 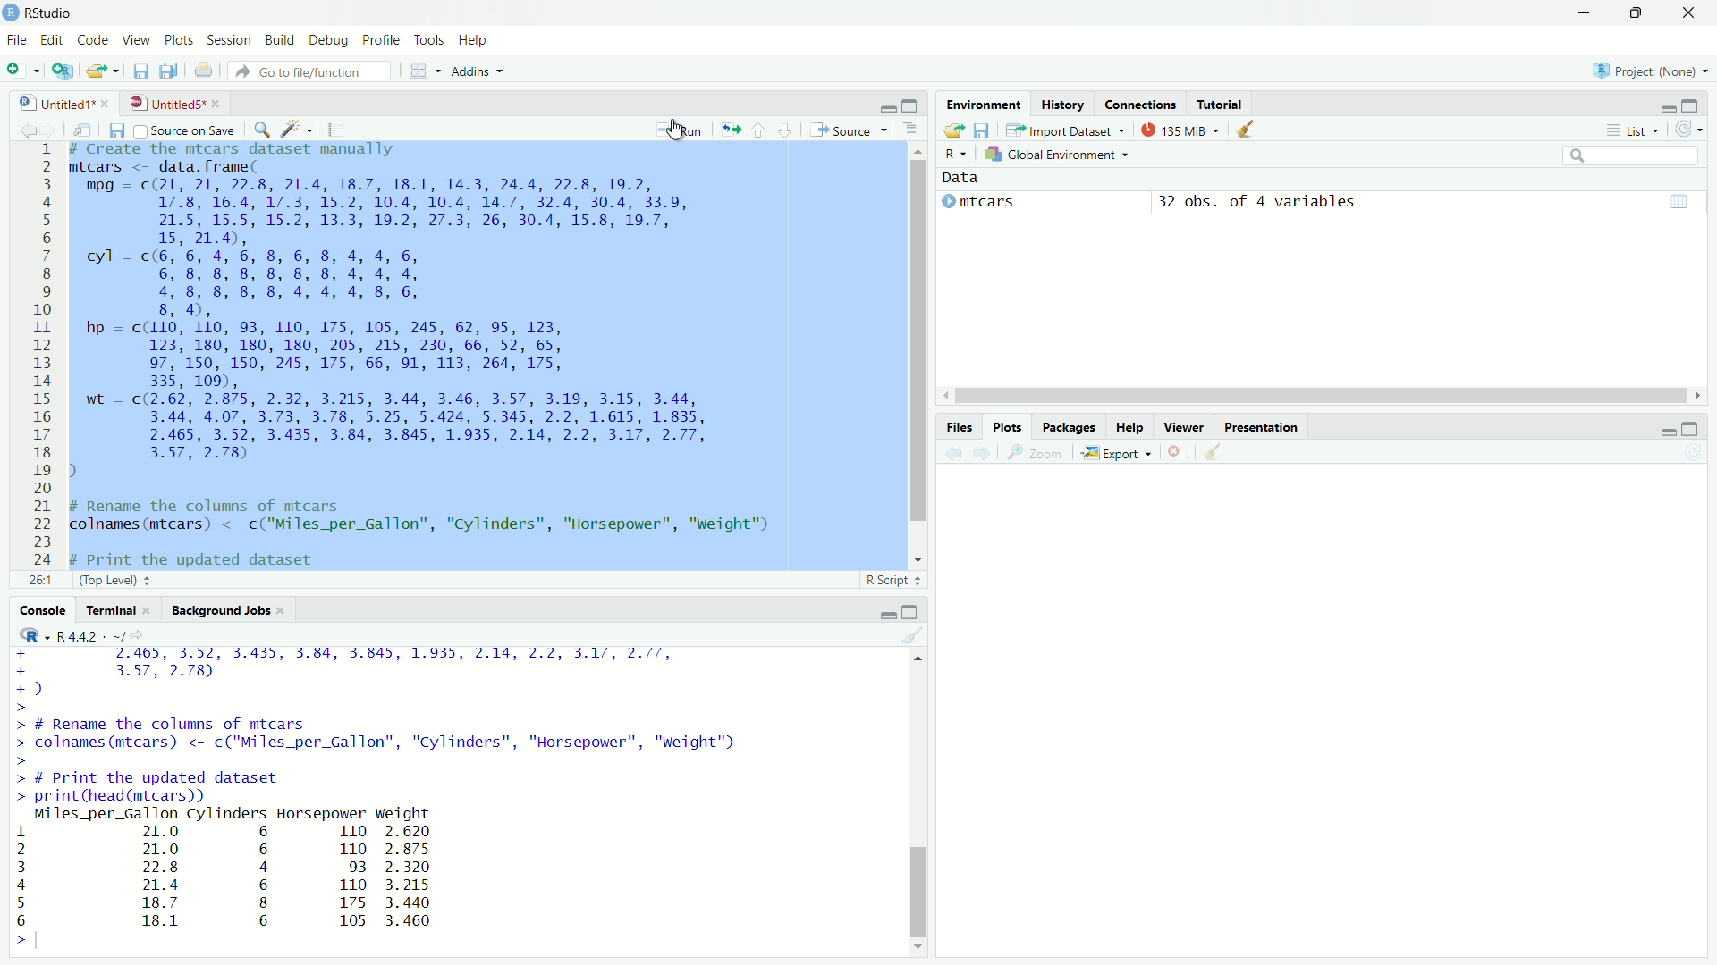 What do you see at coordinates (912, 634) in the screenshot?
I see `clear` at bounding box center [912, 634].